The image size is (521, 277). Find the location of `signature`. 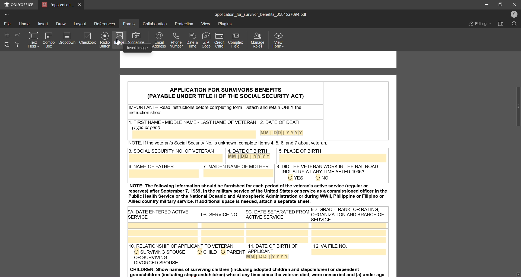

signature is located at coordinates (138, 37).